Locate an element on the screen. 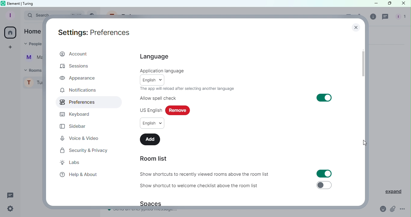  Scroll bar is located at coordinates (364, 113).